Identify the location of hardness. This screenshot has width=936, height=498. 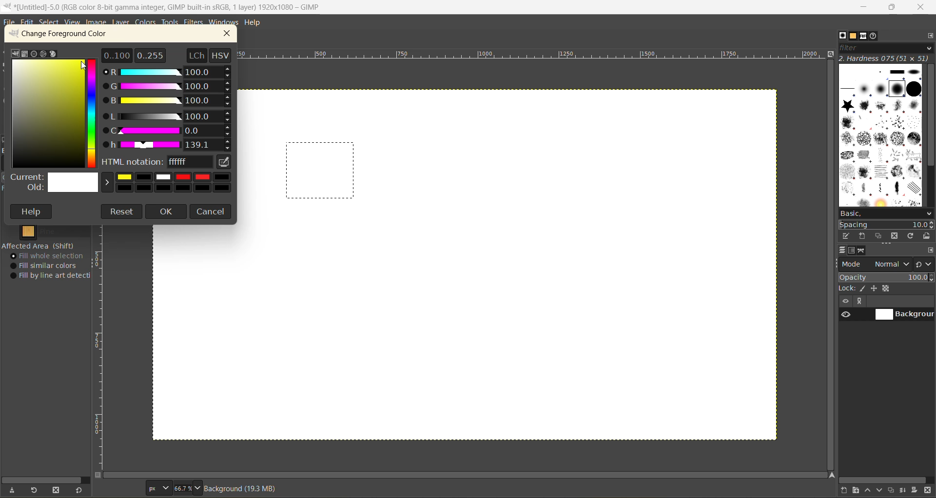
(885, 59).